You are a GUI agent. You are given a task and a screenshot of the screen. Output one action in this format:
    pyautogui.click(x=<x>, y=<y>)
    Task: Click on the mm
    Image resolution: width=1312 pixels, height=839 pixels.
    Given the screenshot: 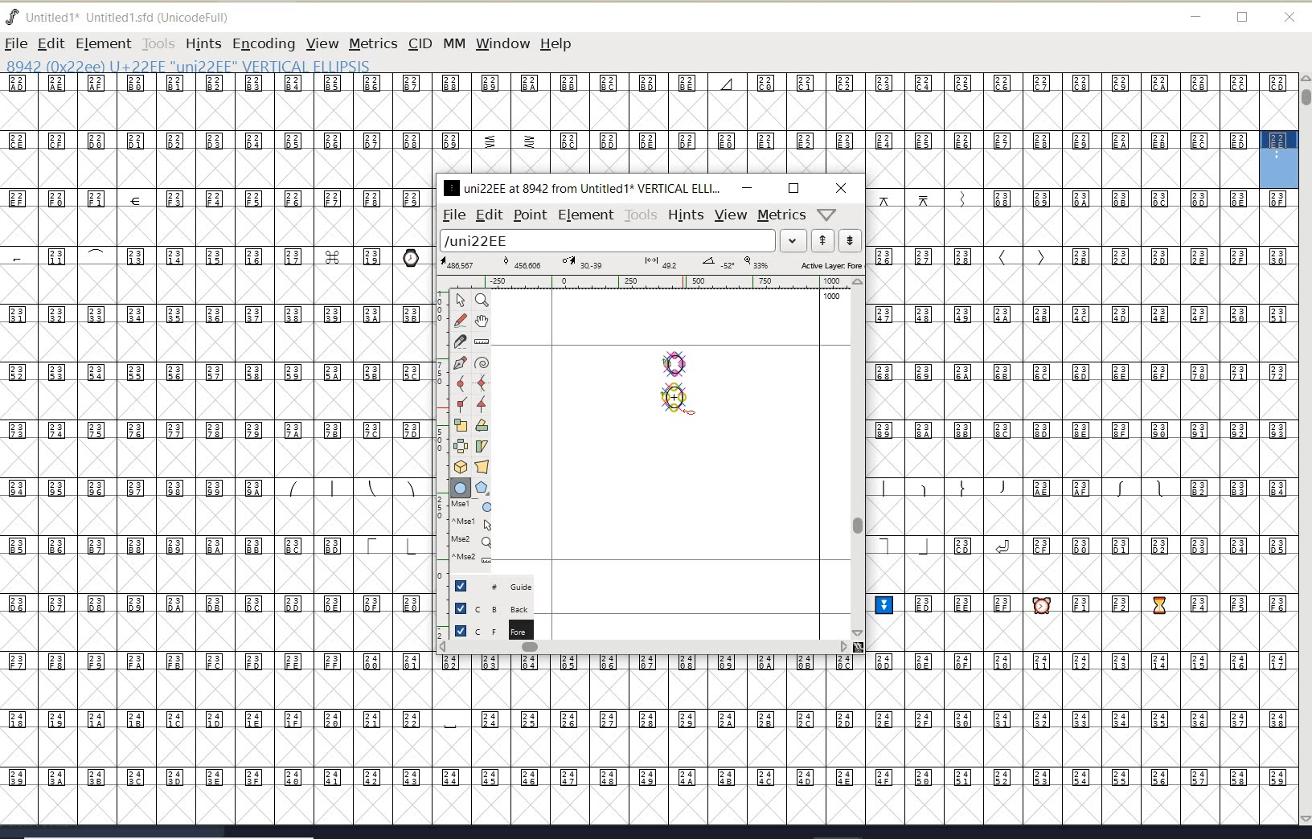 What is the action you would take?
    pyautogui.click(x=453, y=41)
    